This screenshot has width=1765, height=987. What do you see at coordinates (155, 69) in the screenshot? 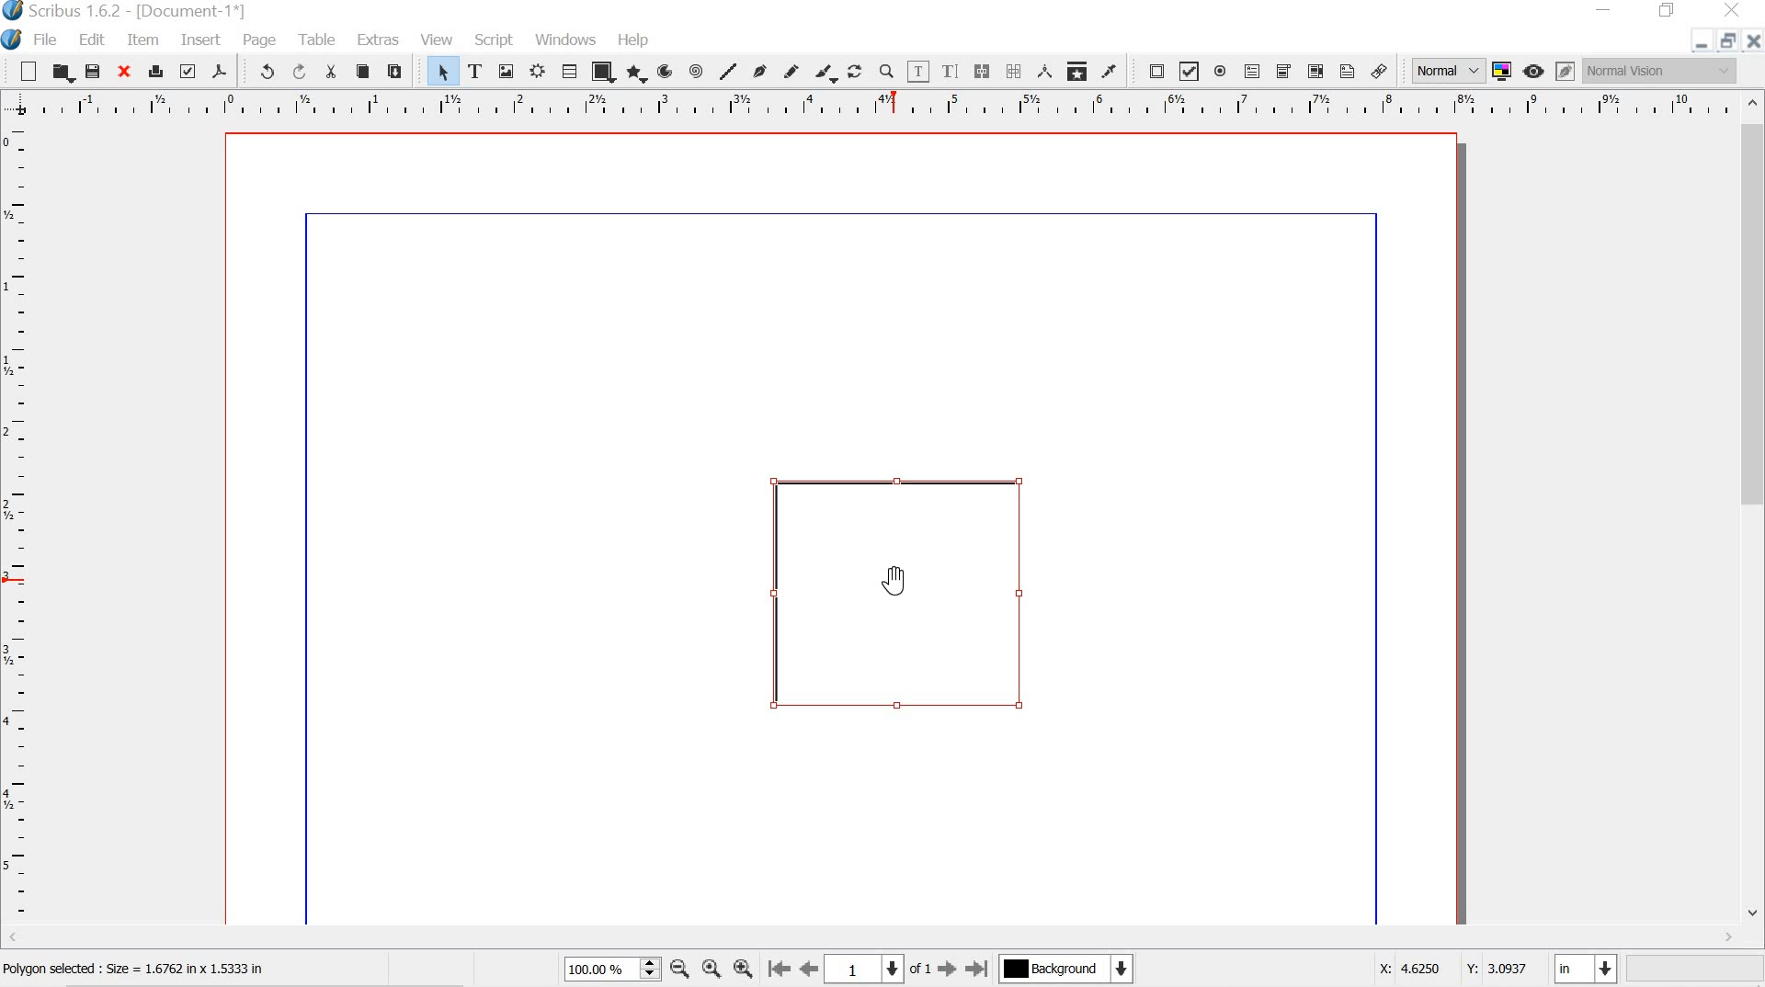
I see `print` at bounding box center [155, 69].